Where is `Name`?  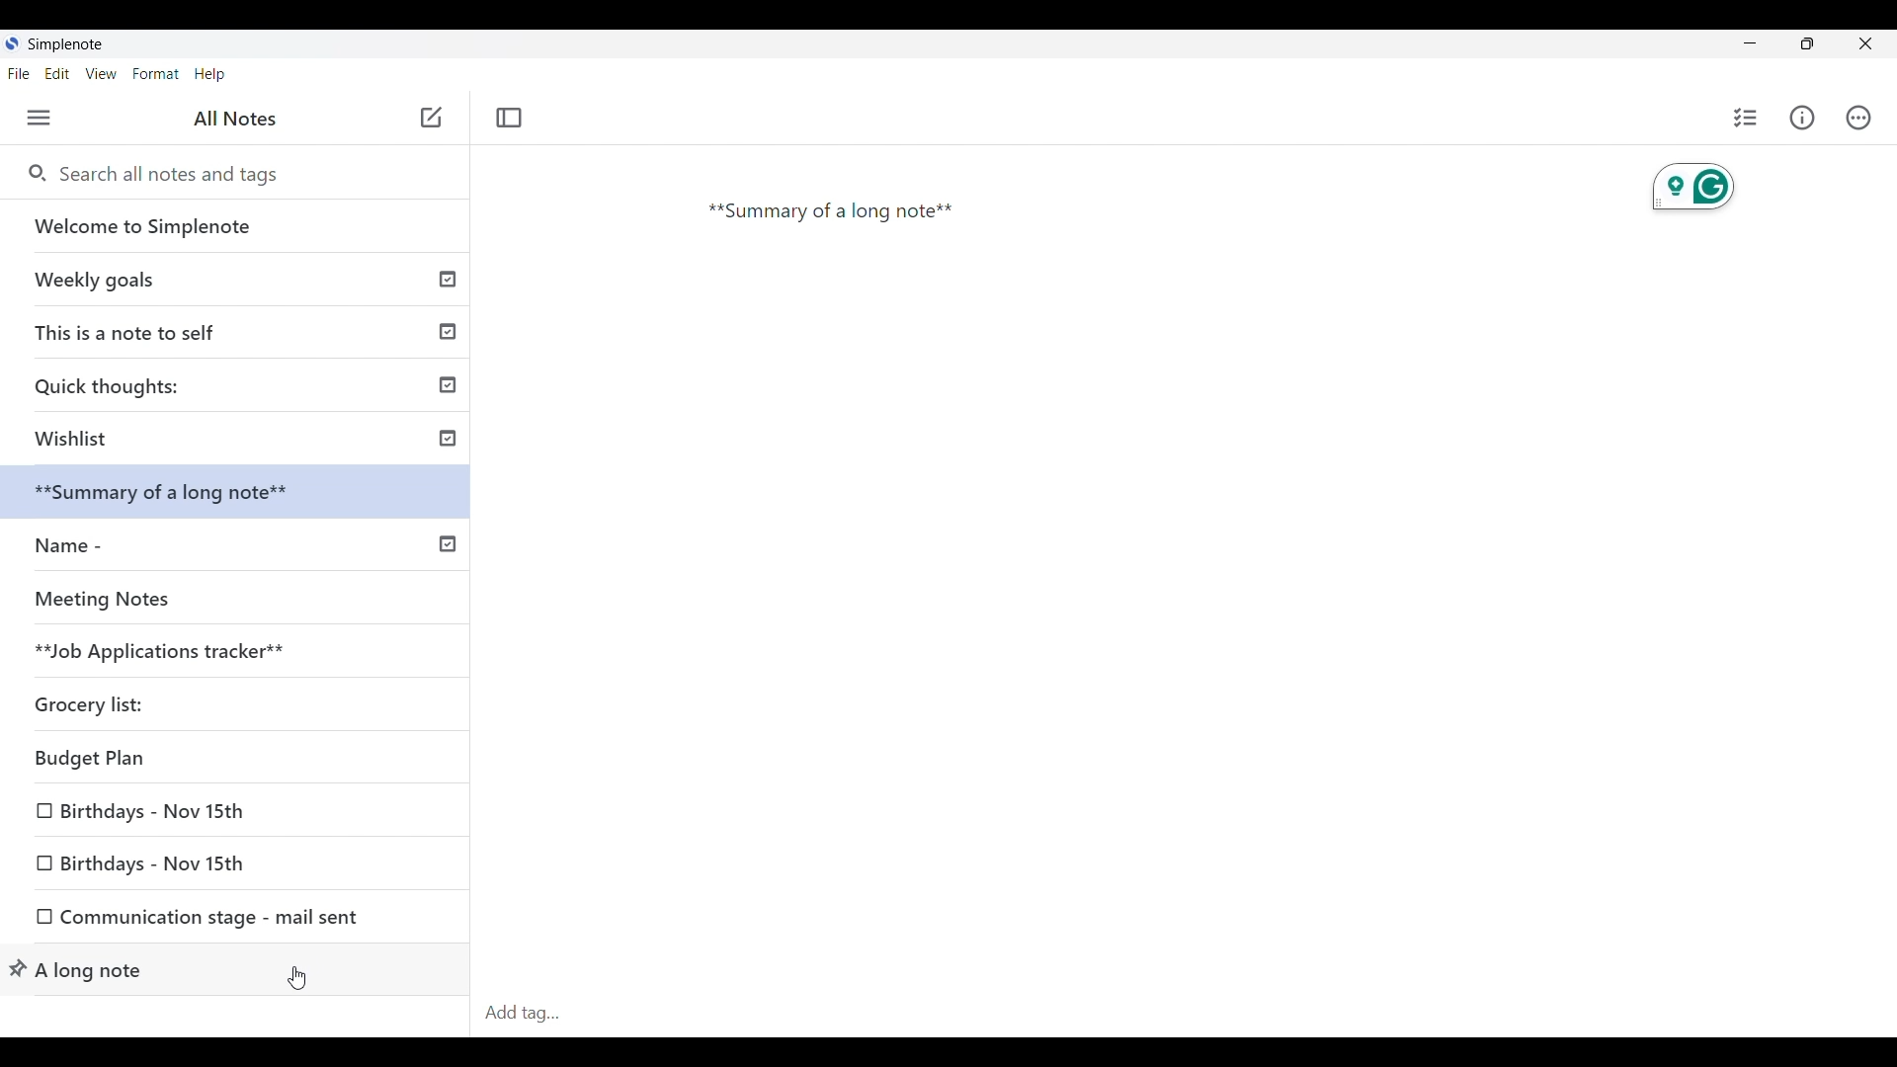
Name is located at coordinates (236, 542).